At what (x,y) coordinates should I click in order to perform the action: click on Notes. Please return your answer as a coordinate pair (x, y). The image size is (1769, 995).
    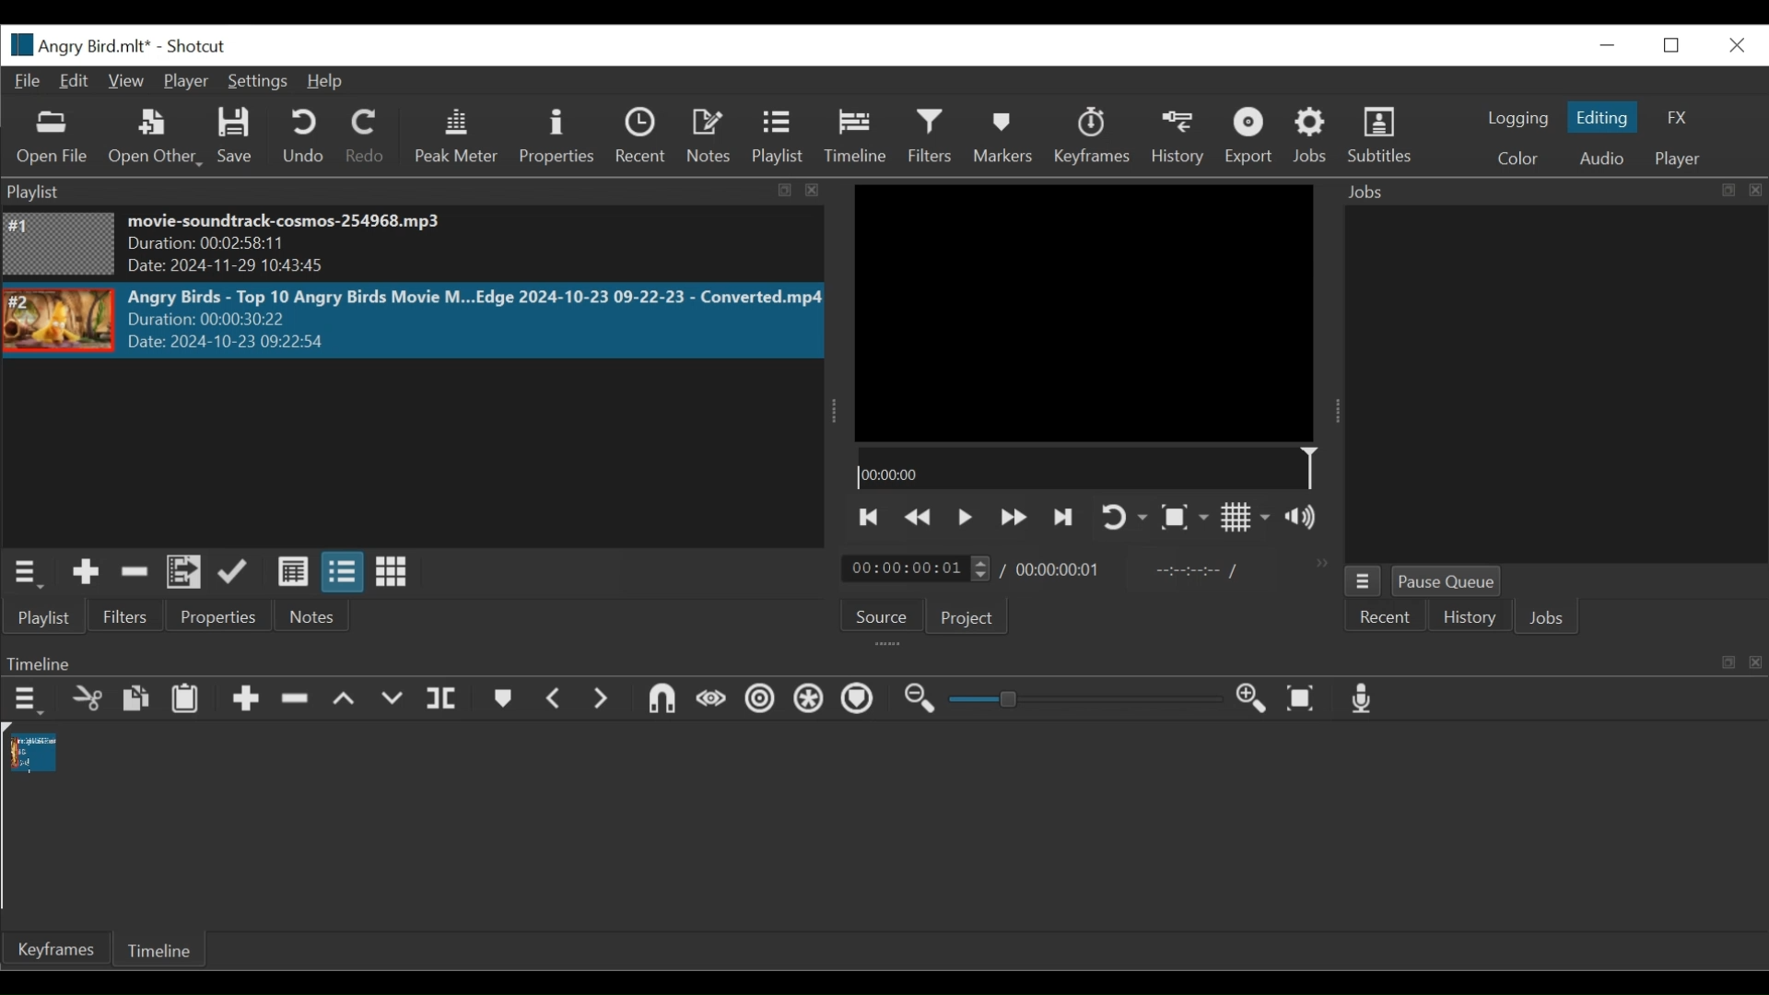
    Looking at the image, I should click on (707, 135).